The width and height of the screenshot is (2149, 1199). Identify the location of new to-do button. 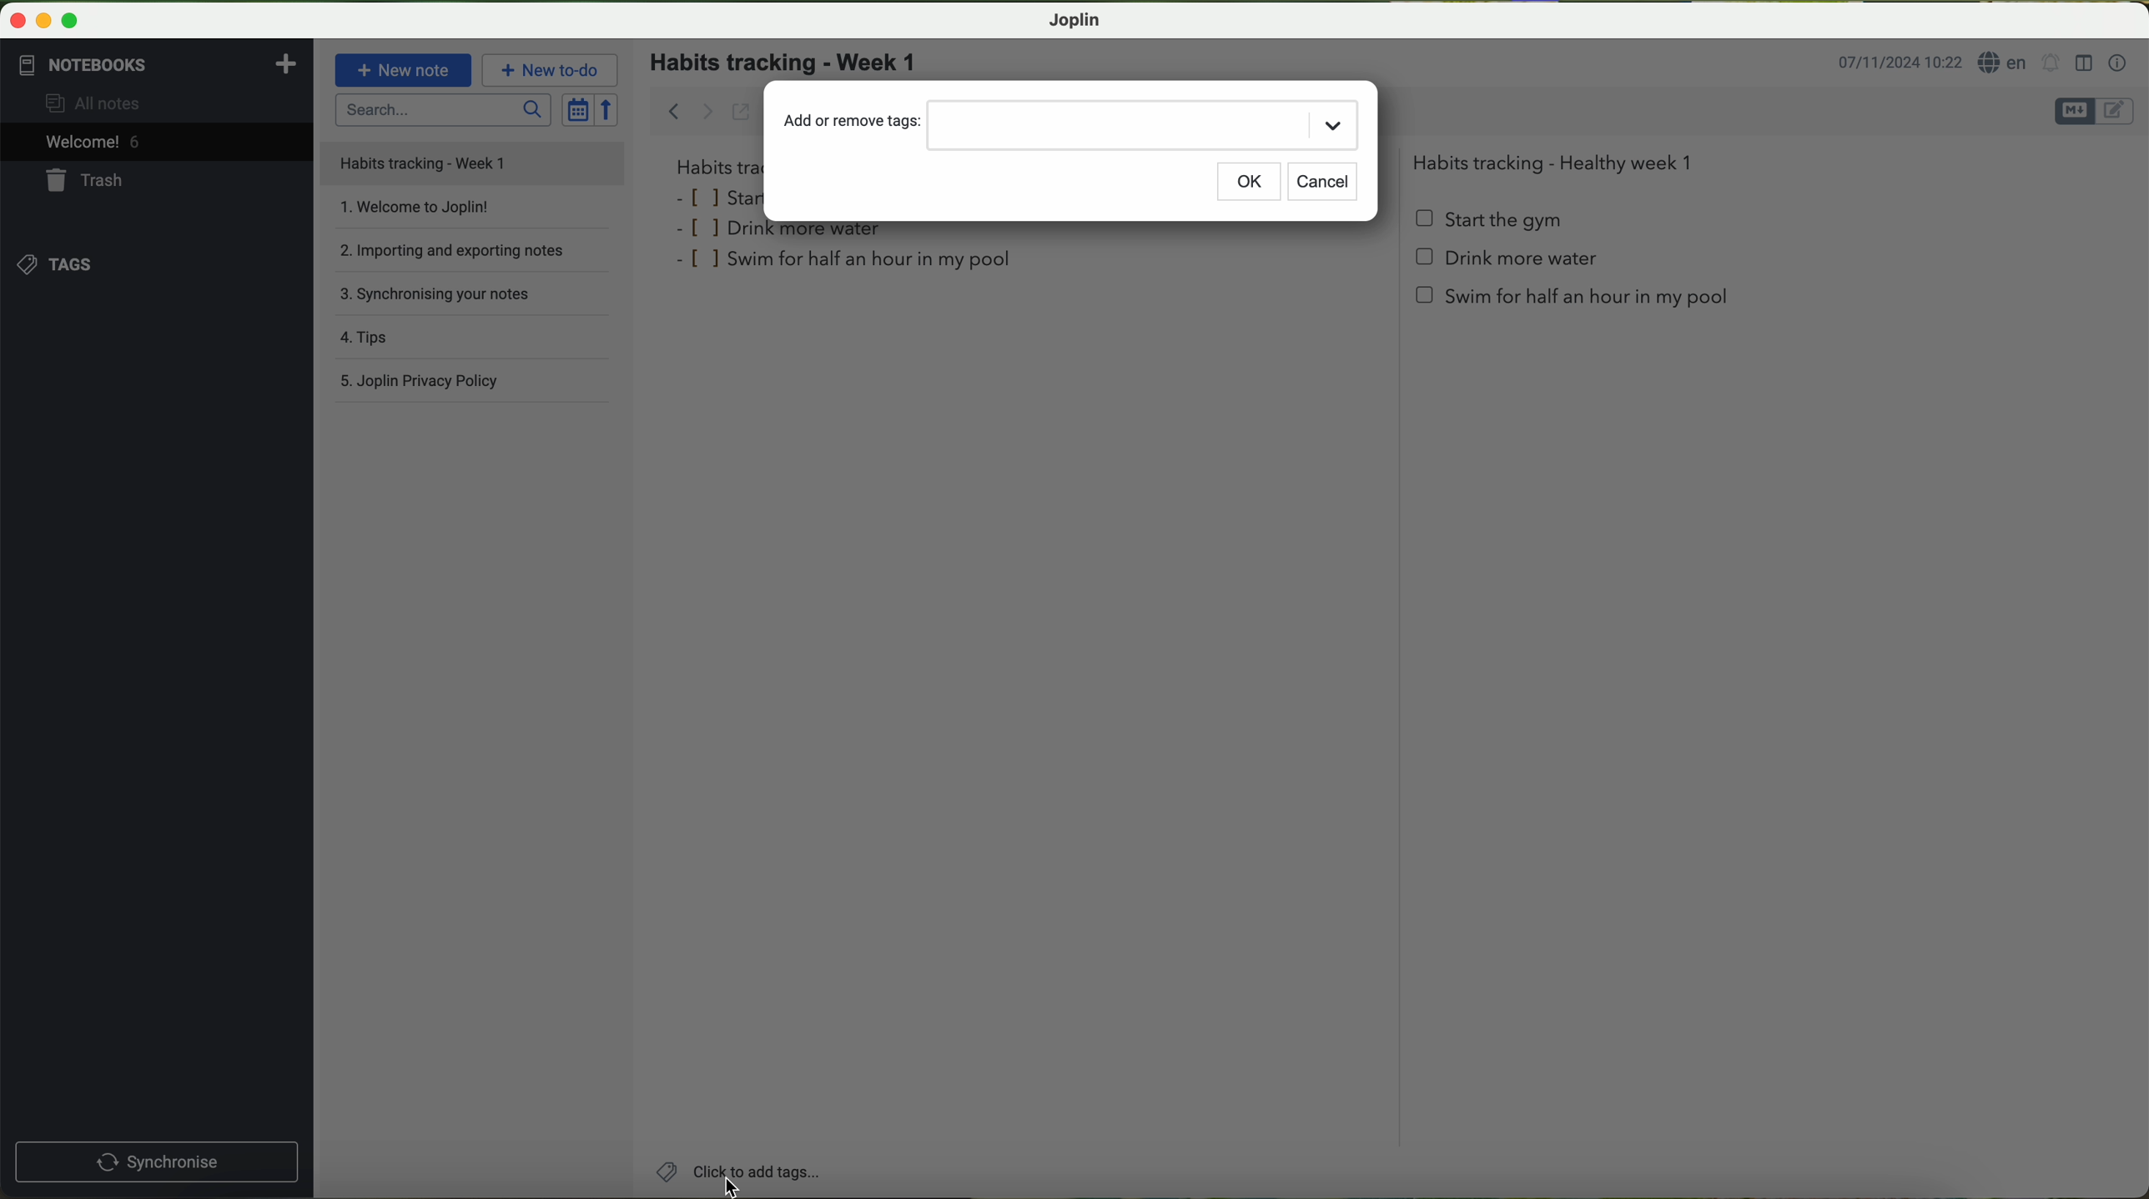
(550, 69).